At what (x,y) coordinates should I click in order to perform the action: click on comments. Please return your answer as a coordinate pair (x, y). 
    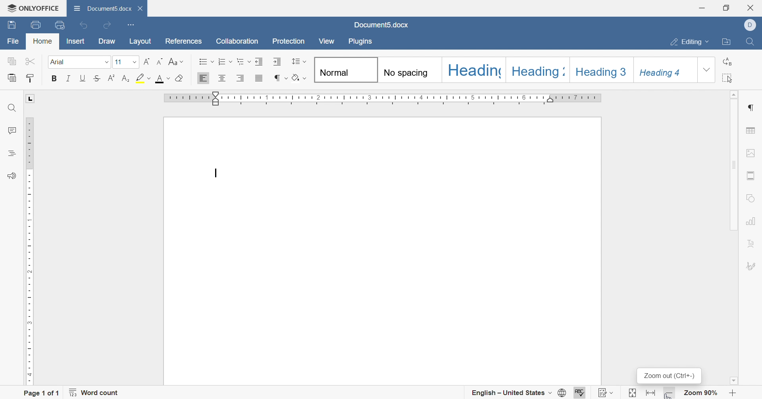
    Looking at the image, I should click on (11, 131).